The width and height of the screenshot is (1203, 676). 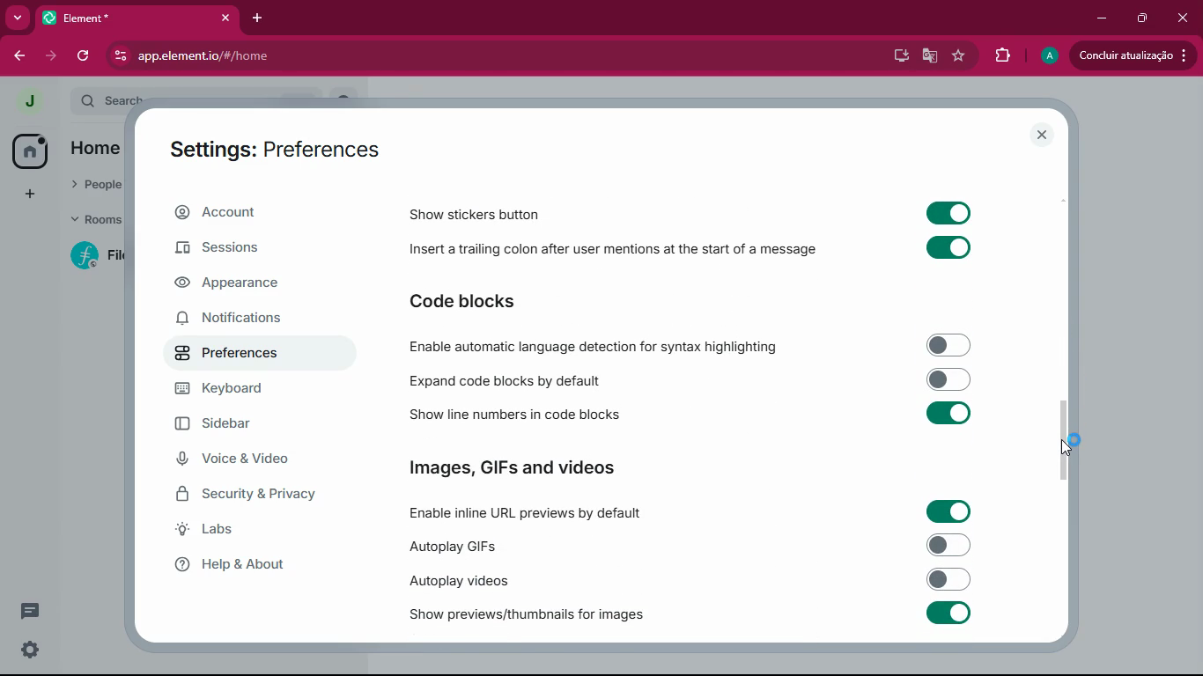 I want to click on Enable inline URL previews by default, so click(x=526, y=515).